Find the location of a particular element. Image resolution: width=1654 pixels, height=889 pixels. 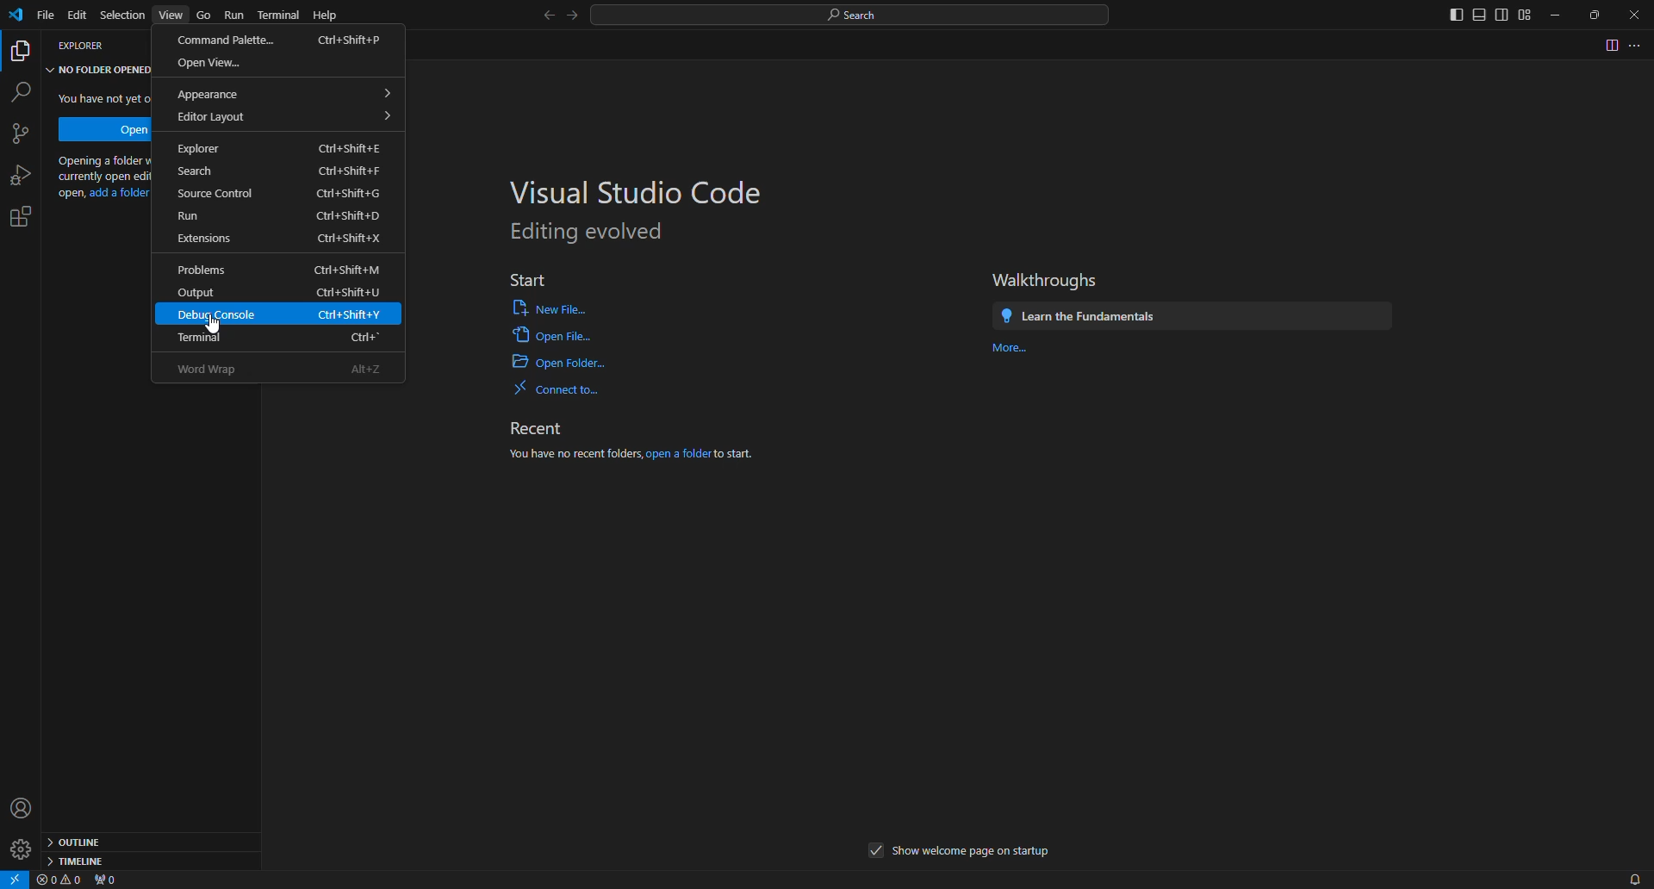

Command Palette is located at coordinates (280, 37).